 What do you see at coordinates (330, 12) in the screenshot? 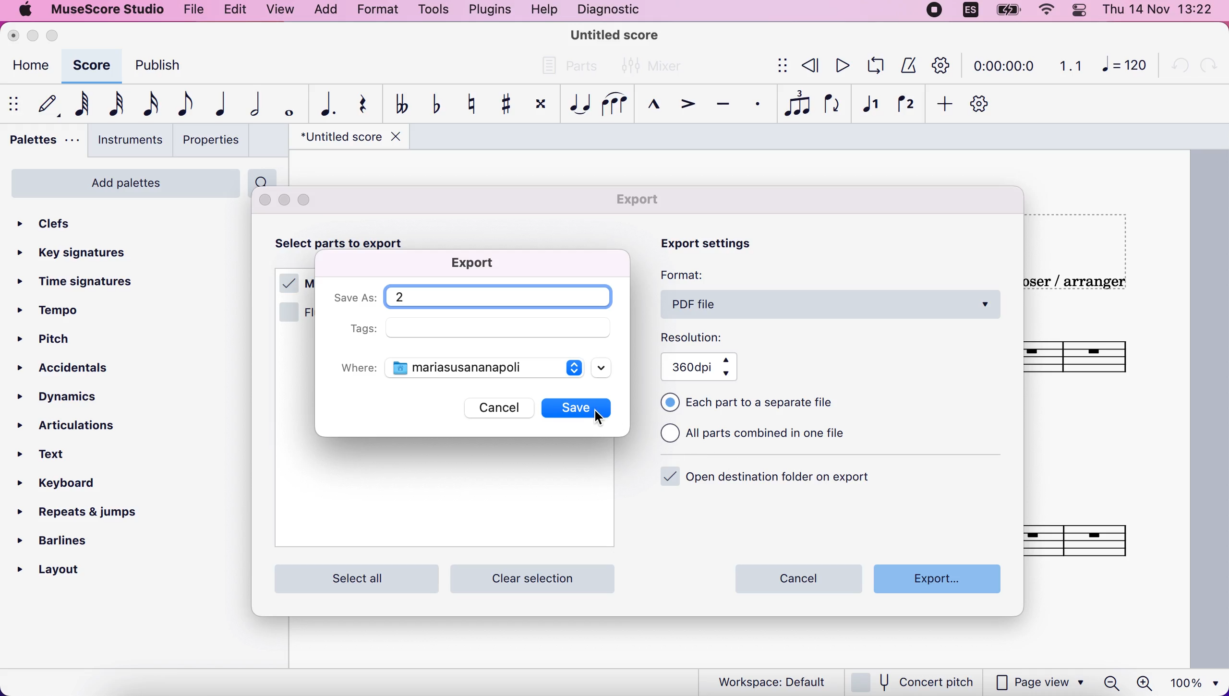
I see `add` at bounding box center [330, 12].